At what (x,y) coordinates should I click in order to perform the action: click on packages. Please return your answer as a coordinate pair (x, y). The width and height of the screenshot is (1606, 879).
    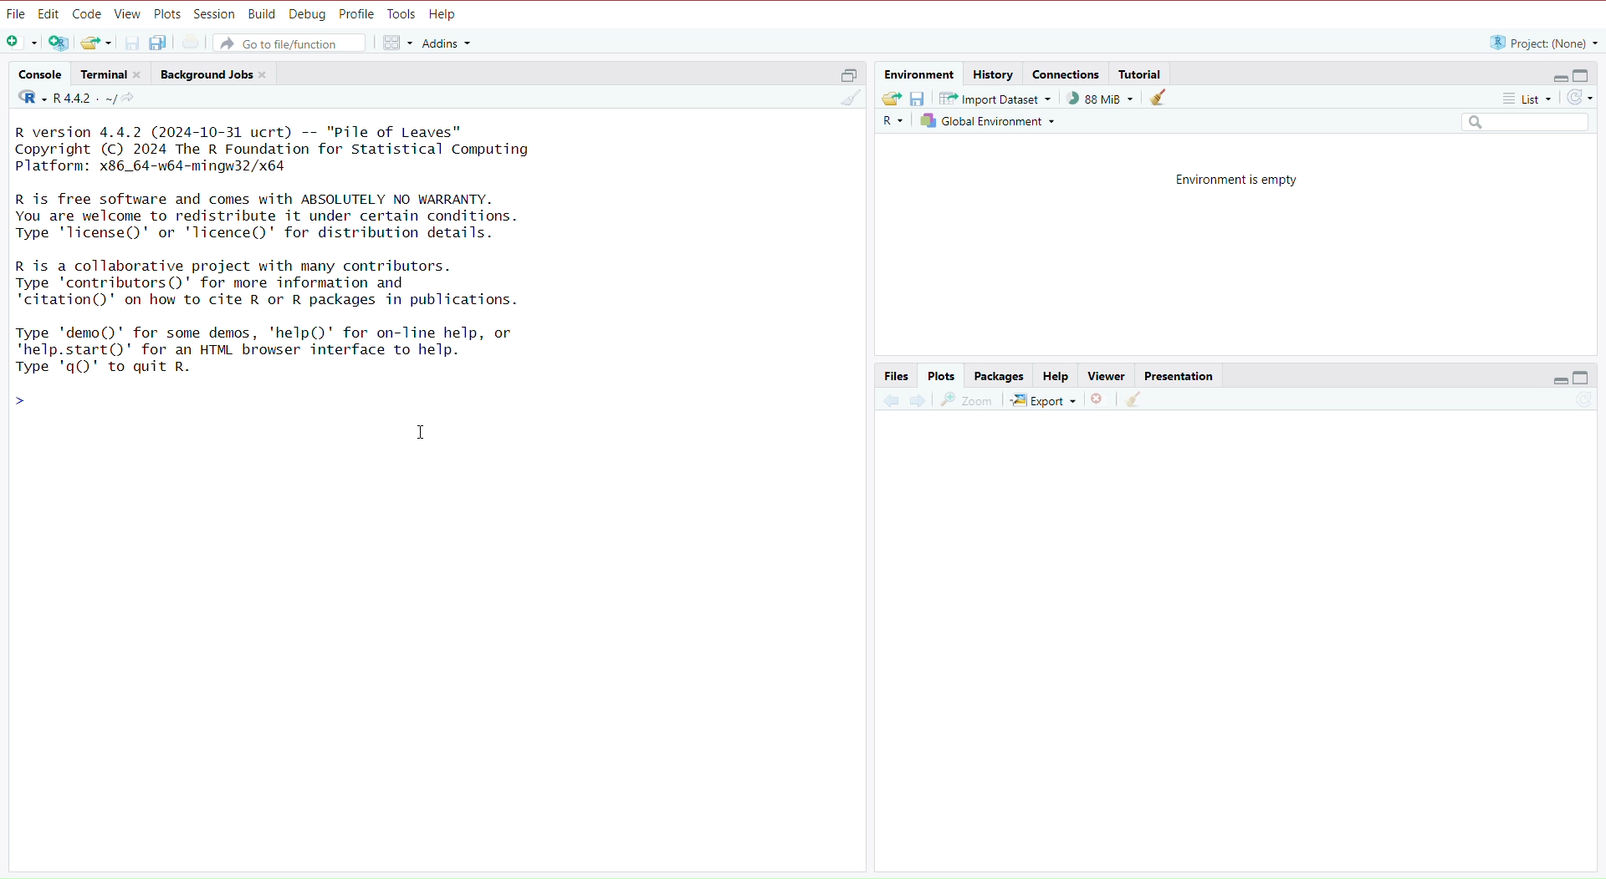
    Looking at the image, I should click on (1000, 376).